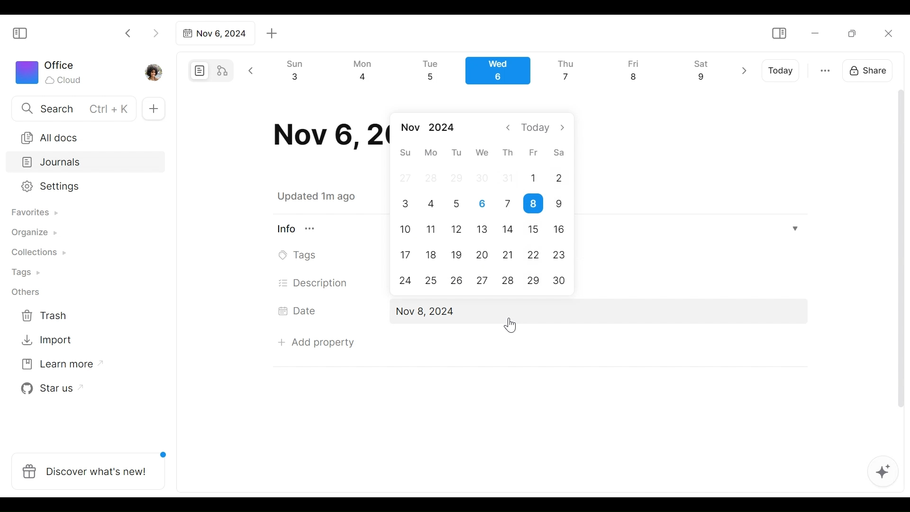  Describe the element at coordinates (815, 32) in the screenshot. I see `Minimize` at that location.